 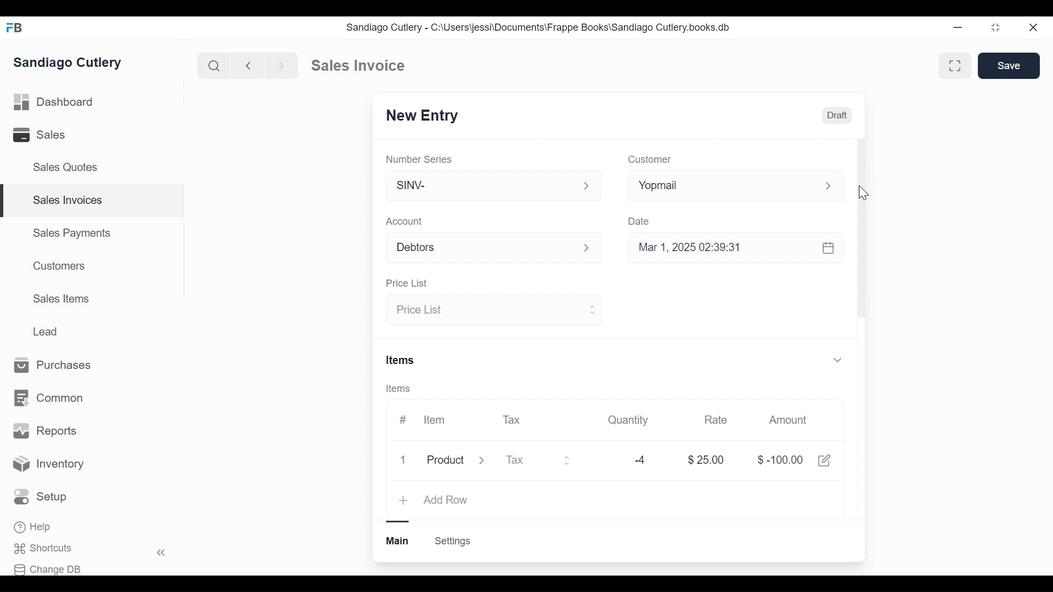 What do you see at coordinates (43, 430) in the screenshot?
I see `Reports` at bounding box center [43, 430].